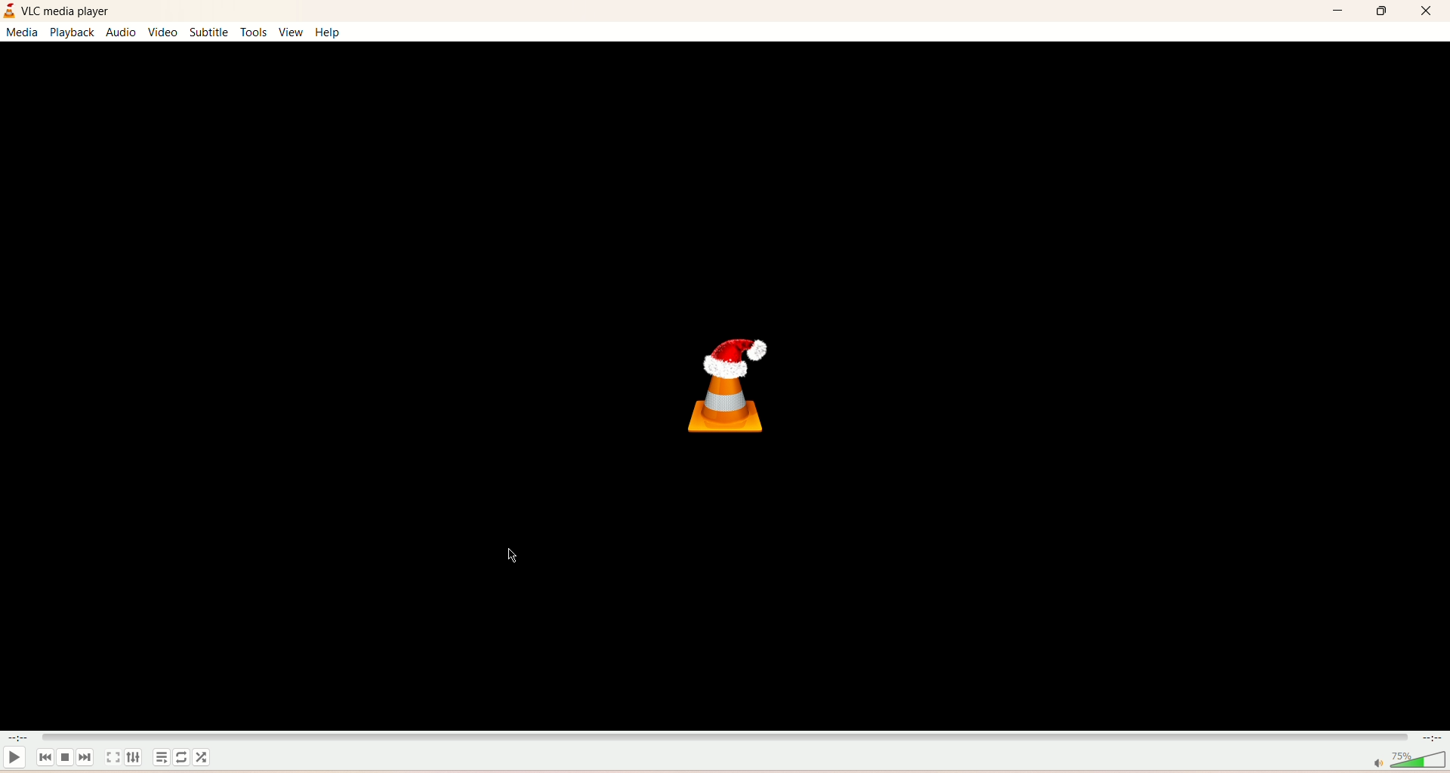 Image resolution: width=1450 pixels, height=773 pixels. Describe the element at coordinates (162, 759) in the screenshot. I see `playlist` at that location.